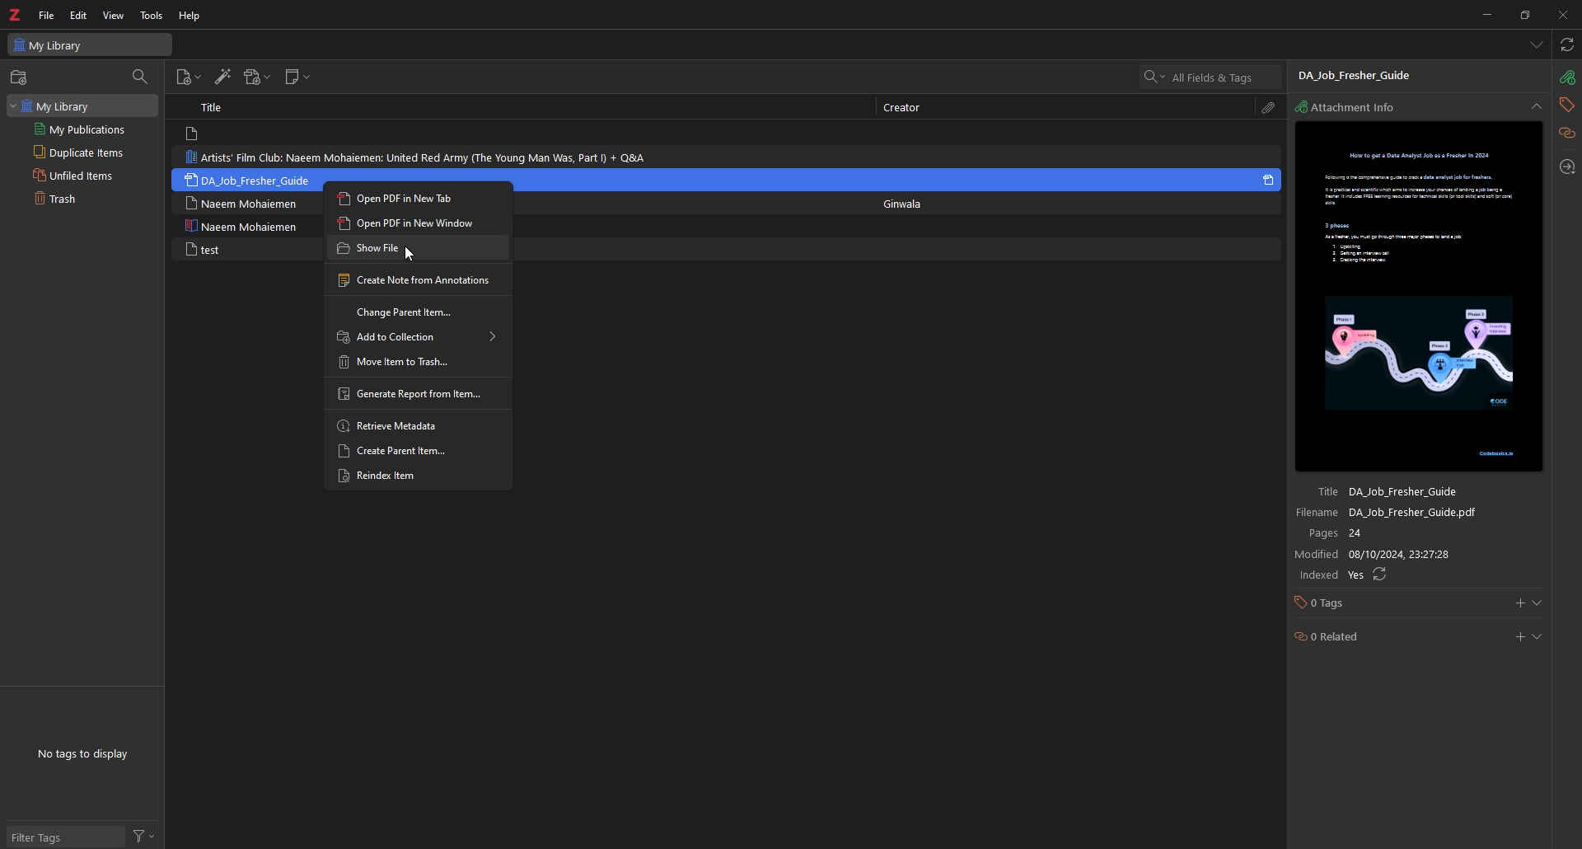  Describe the element at coordinates (1421, 297) in the screenshot. I see `file preview` at that location.